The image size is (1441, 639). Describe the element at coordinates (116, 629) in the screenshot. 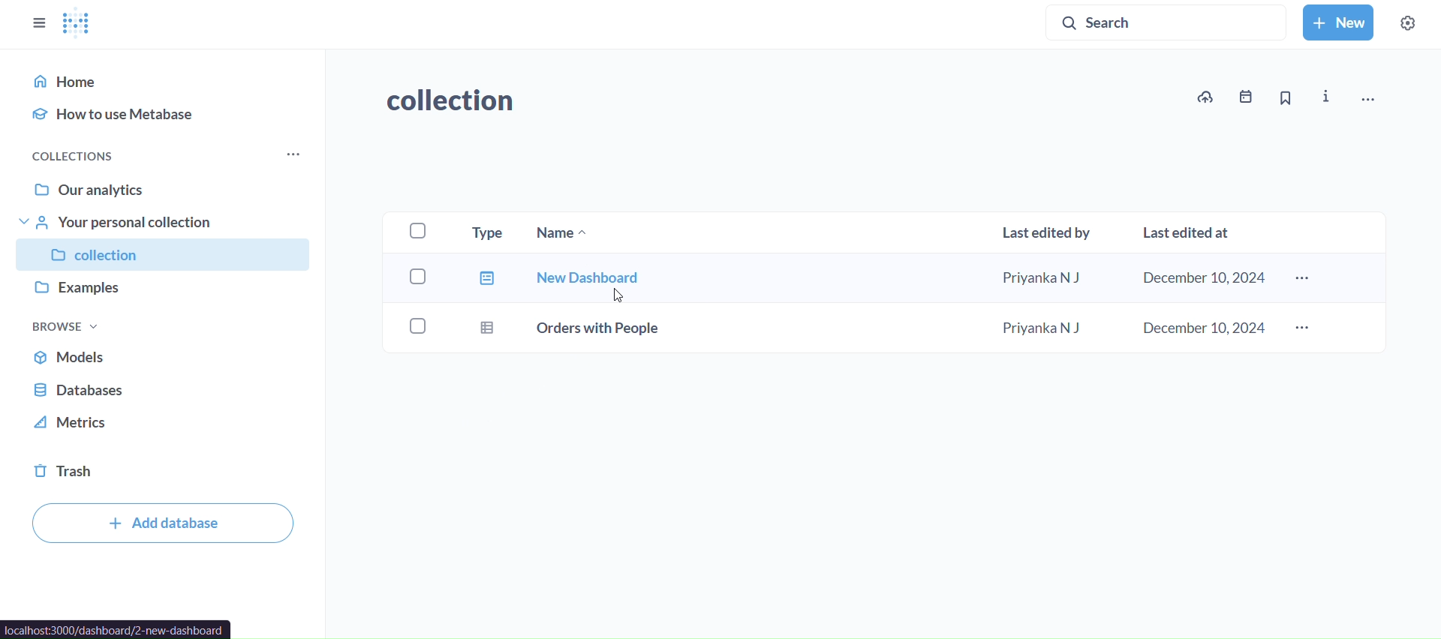

I see `url` at that location.